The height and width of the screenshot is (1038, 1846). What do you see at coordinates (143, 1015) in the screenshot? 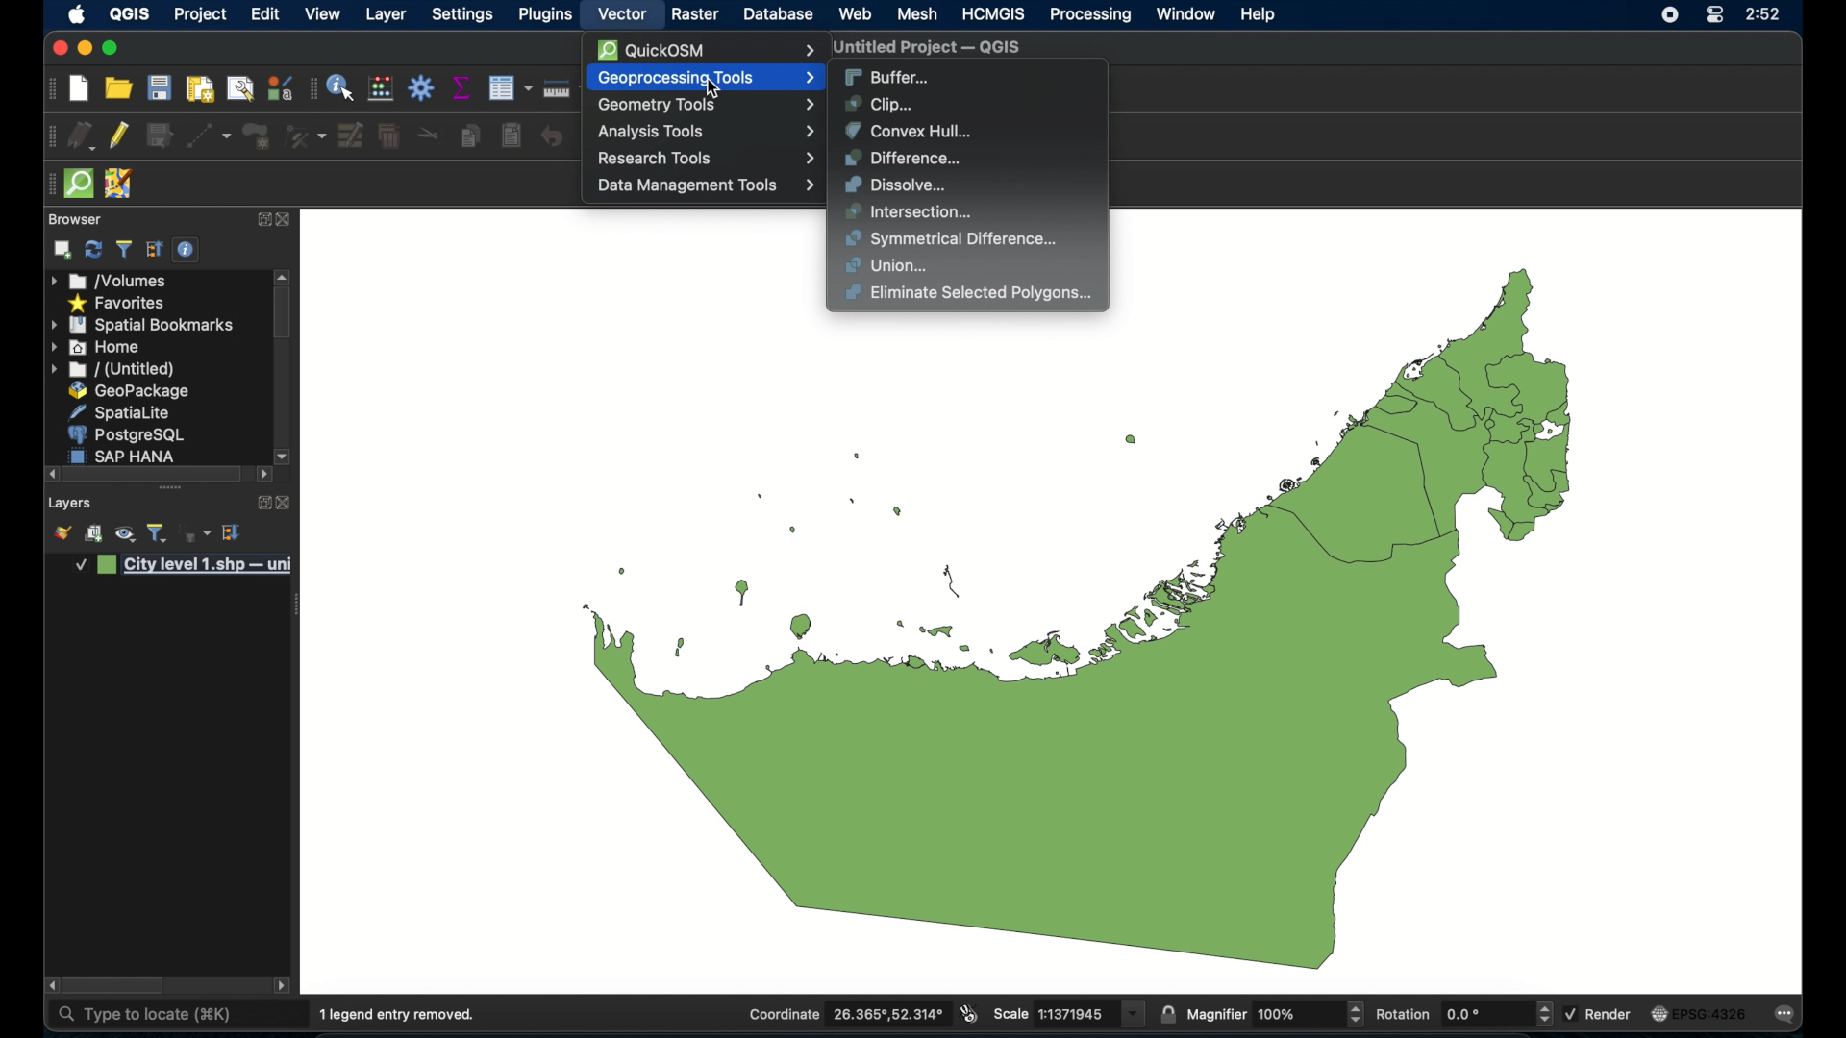
I see `type to locate` at bounding box center [143, 1015].